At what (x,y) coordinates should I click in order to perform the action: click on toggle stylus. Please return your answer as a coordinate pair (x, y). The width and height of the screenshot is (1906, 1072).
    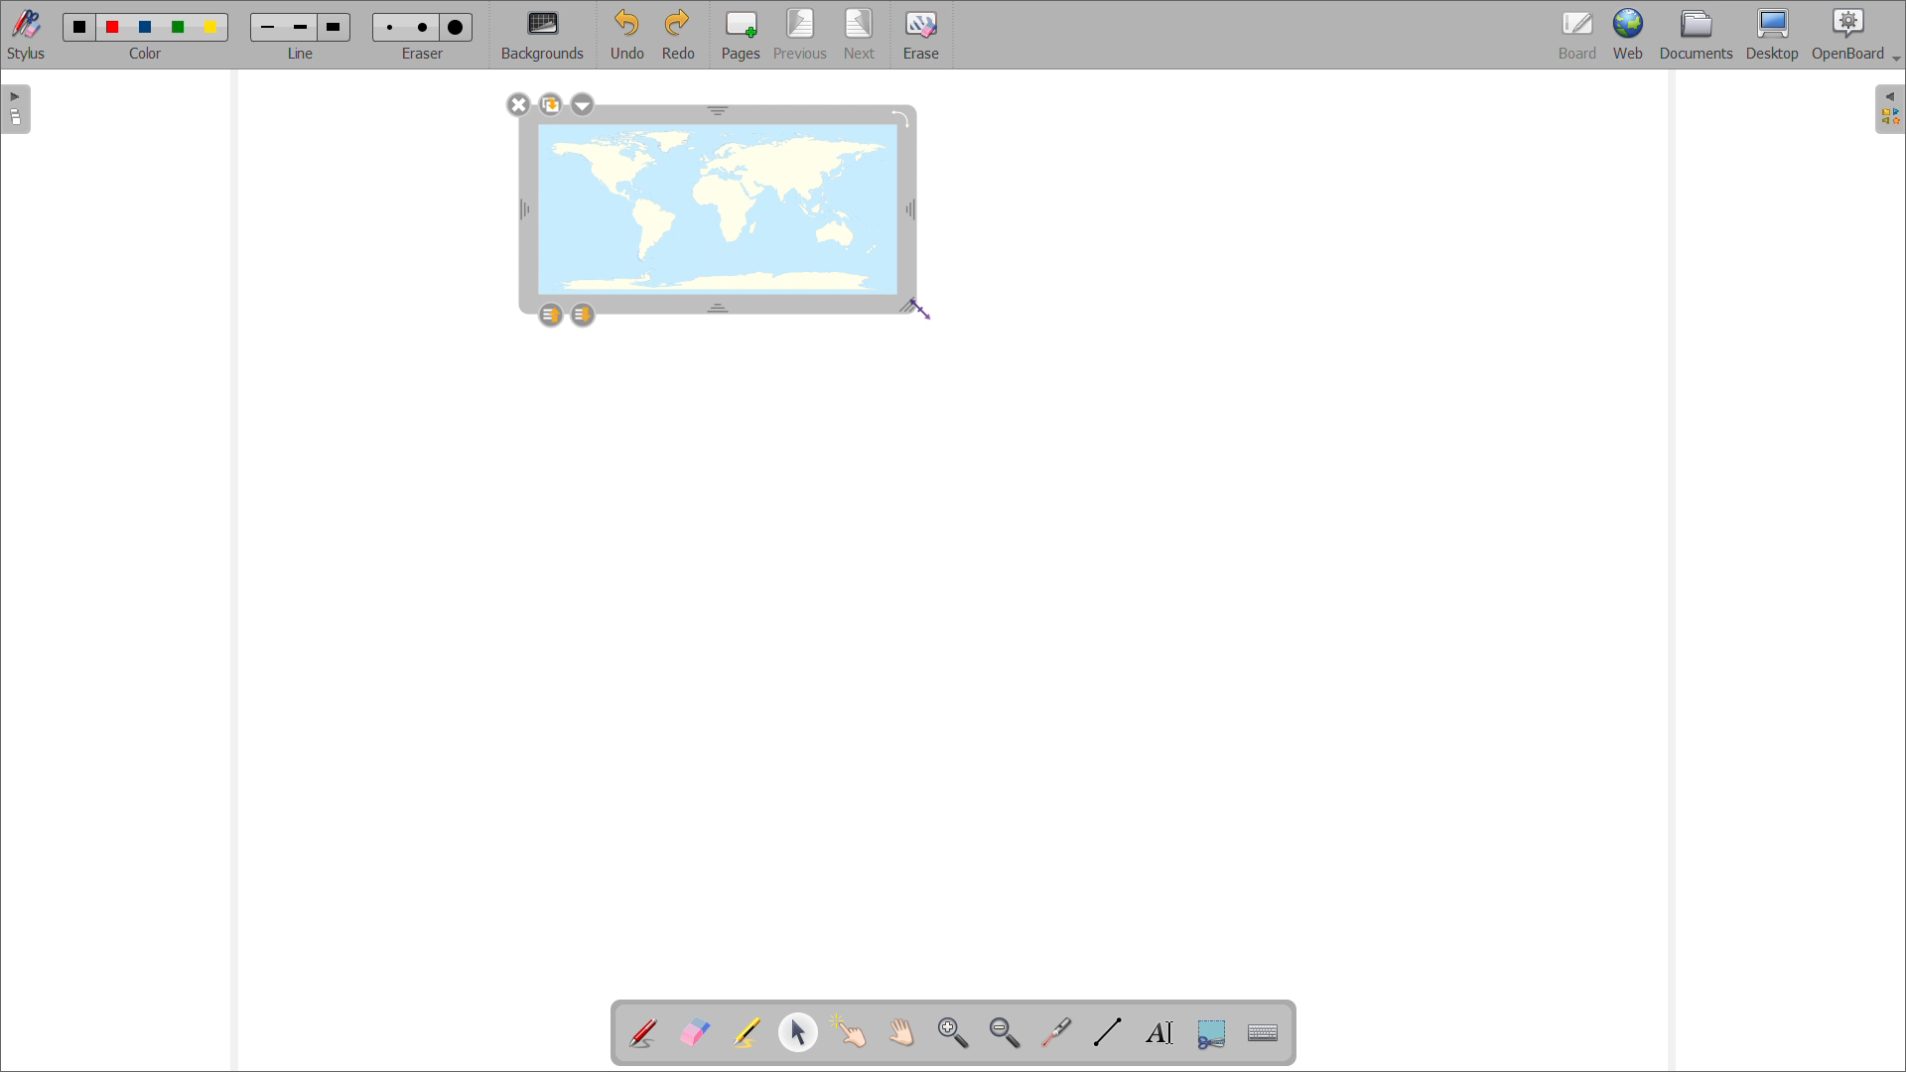
    Looking at the image, I should click on (26, 35).